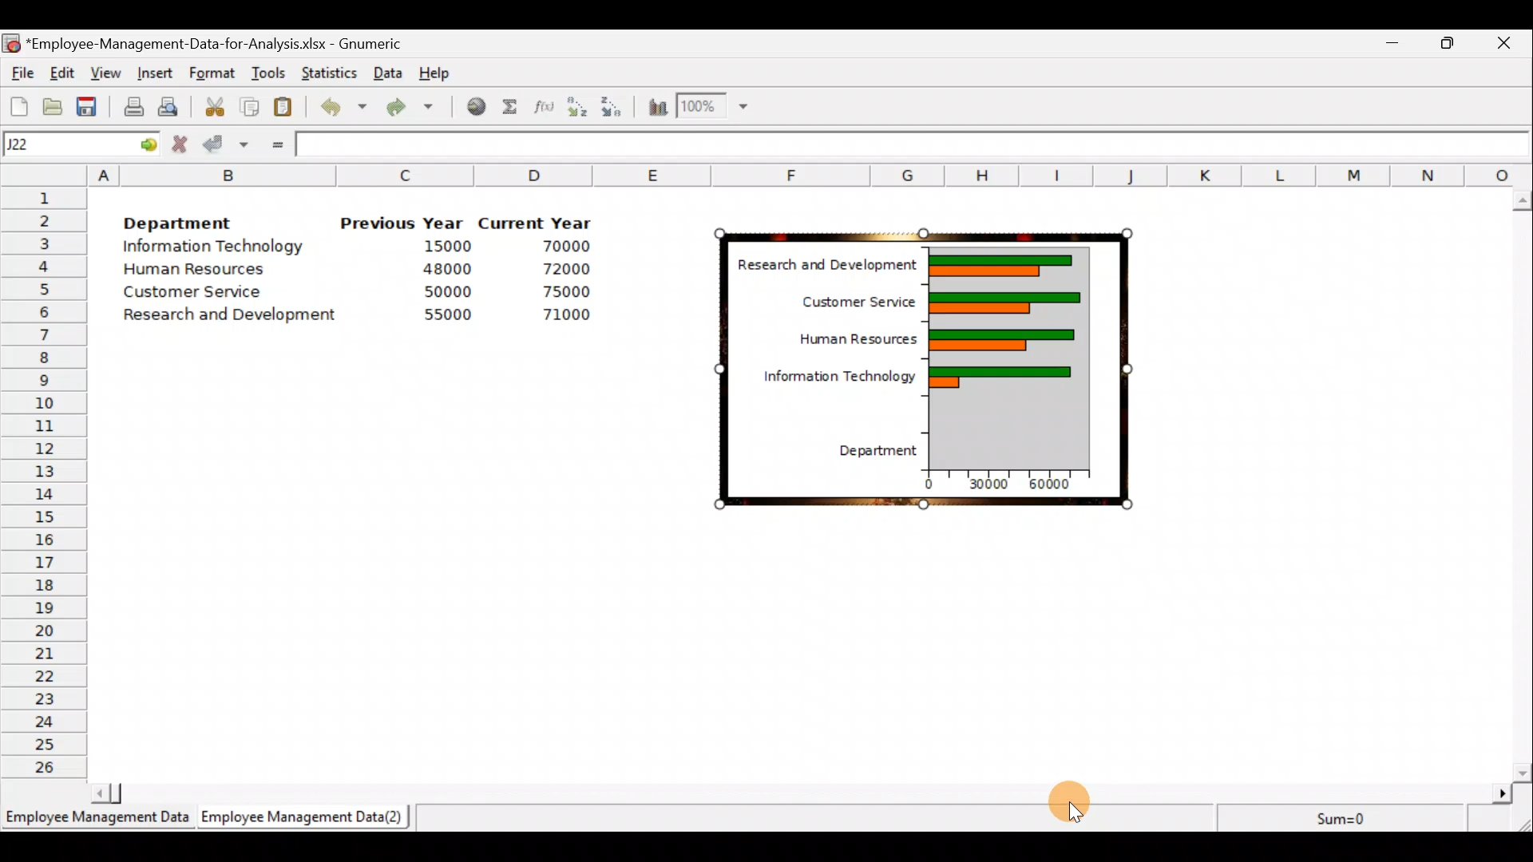 Image resolution: width=1533 pixels, height=862 pixels. Describe the element at coordinates (929, 486) in the screenshot. I see `0` at that location.